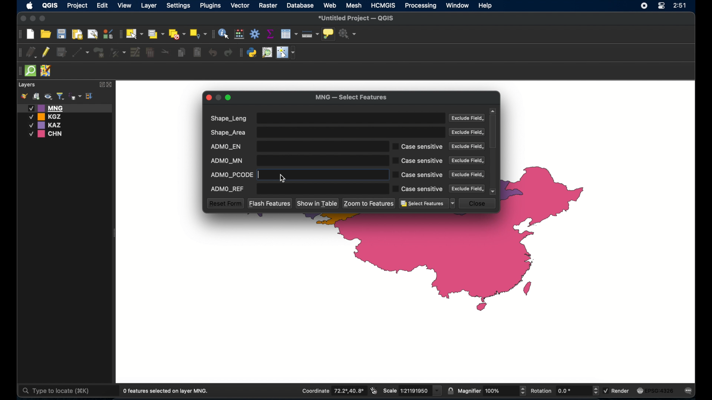 This screenshot has height=400, width=712. What do you see at coordinates (661, 6) in the screenshot?
I see `control center` at bounding box center [661, 6].